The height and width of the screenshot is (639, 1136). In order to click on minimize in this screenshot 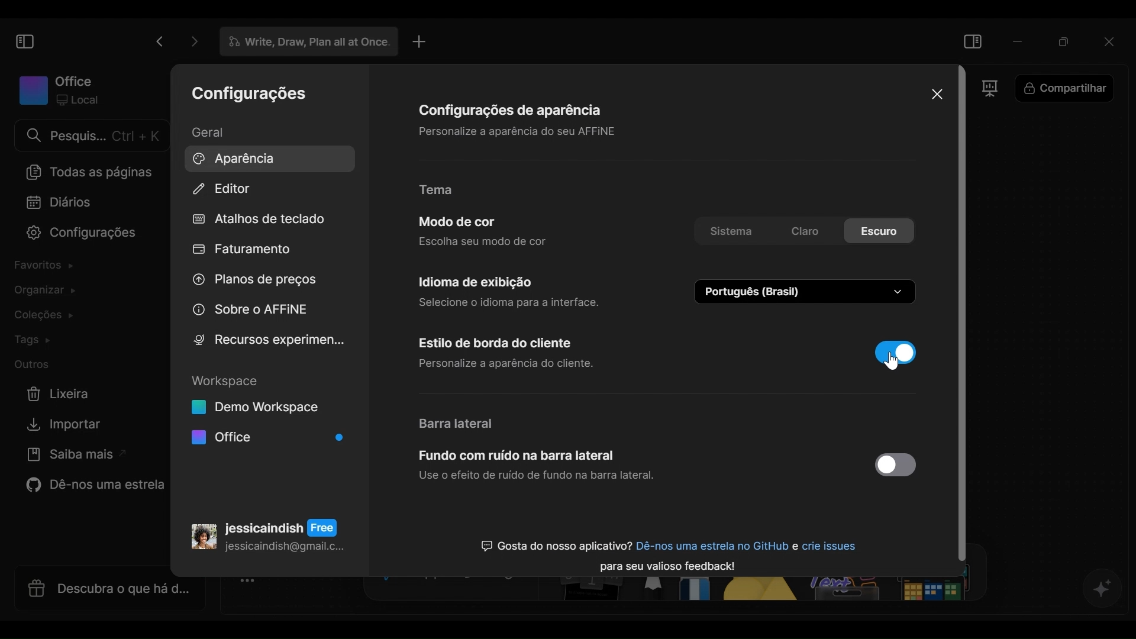, I will do `click(1018, 40)`.